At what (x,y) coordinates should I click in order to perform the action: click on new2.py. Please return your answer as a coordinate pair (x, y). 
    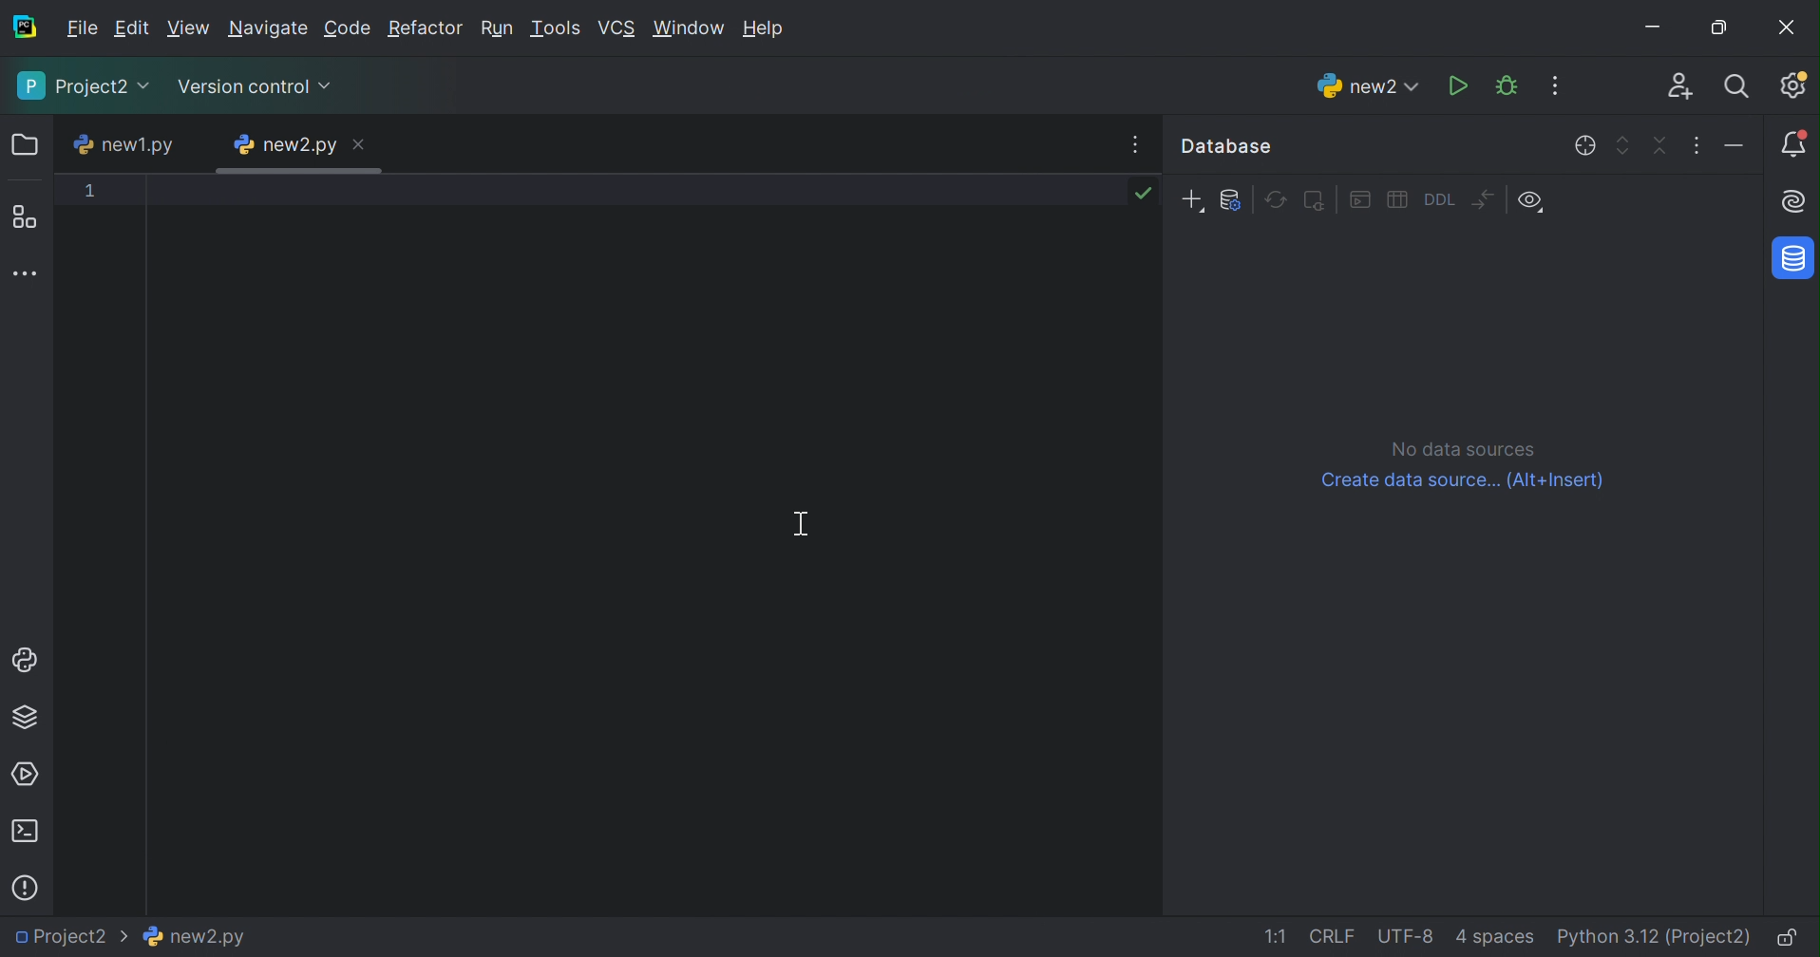
    Looking at the image, I should click on (196, 933).